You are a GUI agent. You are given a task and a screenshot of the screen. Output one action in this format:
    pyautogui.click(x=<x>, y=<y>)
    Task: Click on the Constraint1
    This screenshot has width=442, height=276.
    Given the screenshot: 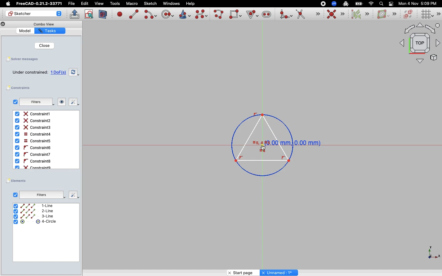 What is the action you would take?
    pyautogui.click(x=34, y=114)
    